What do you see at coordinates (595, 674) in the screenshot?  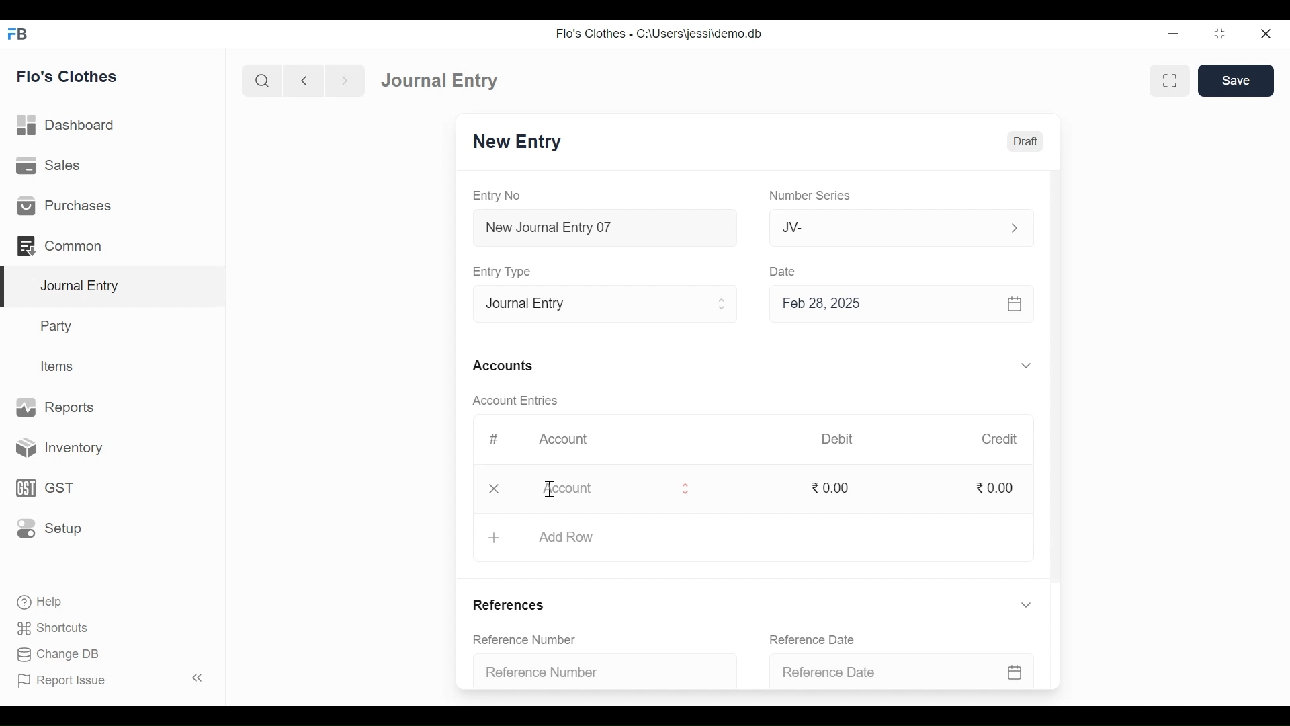 I see `Reference Number` at bounding box center [595, 674].